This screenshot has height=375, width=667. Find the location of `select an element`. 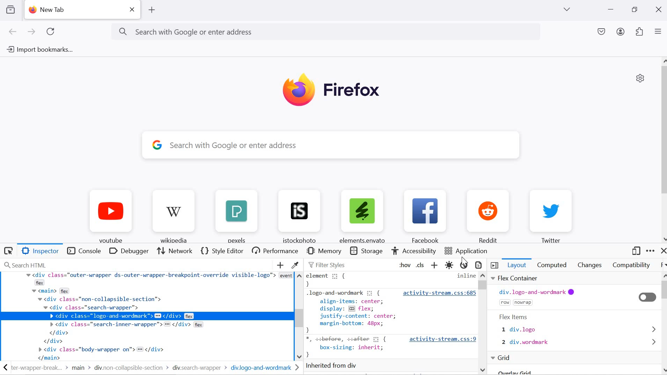

select an element is located at coordinates (9, 250).